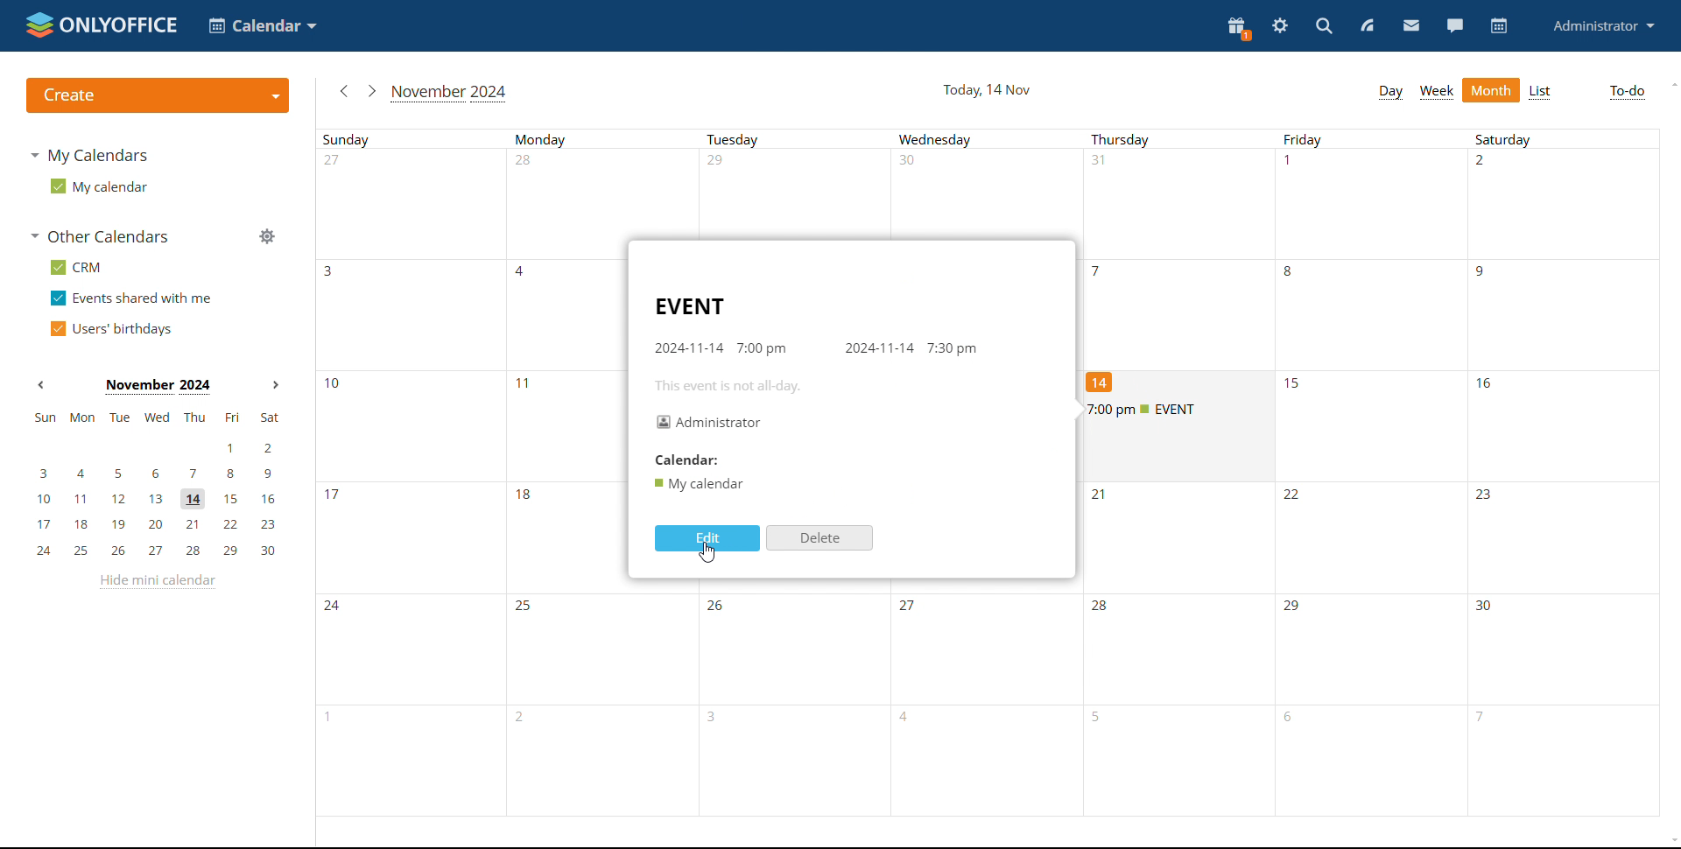 The width and height of the screenshot is (1681, 849). What do you see at coordinates (985, 88) in the screenshot?
I see `current date` at bounding box center [985, 88].